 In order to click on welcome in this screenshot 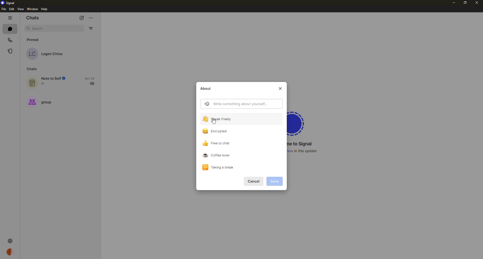, I will do `click(301, 144)`.